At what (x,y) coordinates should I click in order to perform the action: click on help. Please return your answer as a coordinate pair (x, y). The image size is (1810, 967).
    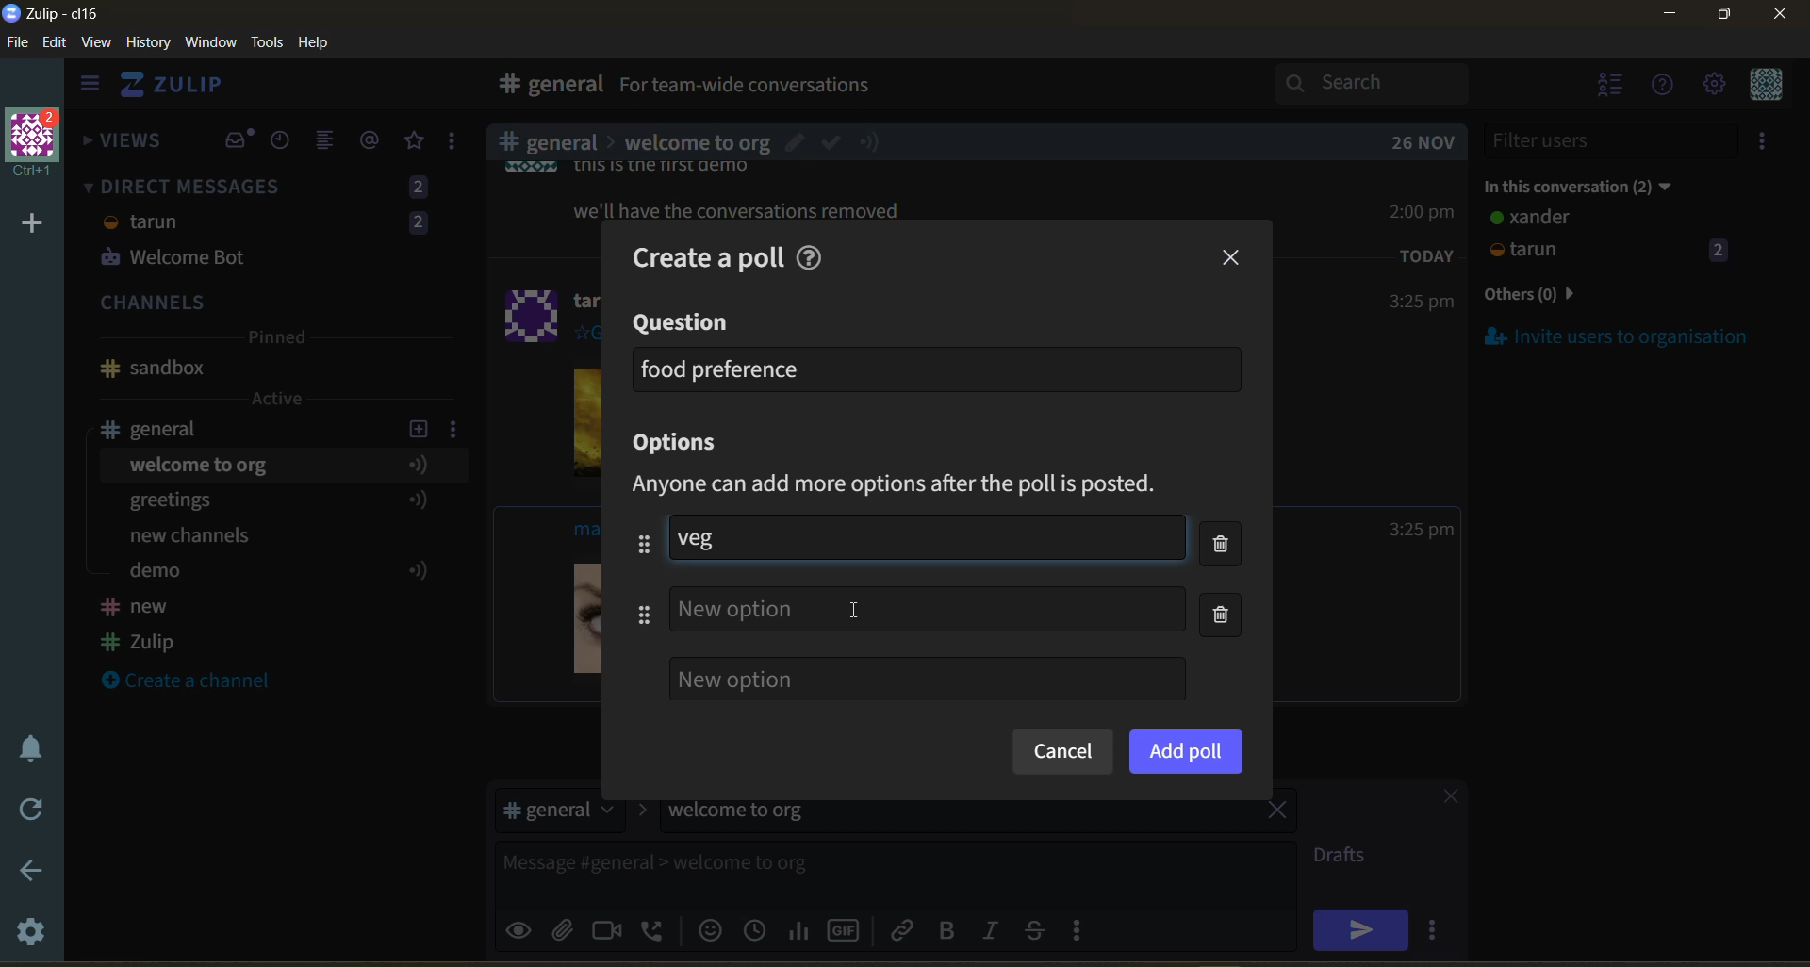
    Looking at the image, I should click on (814, 254).